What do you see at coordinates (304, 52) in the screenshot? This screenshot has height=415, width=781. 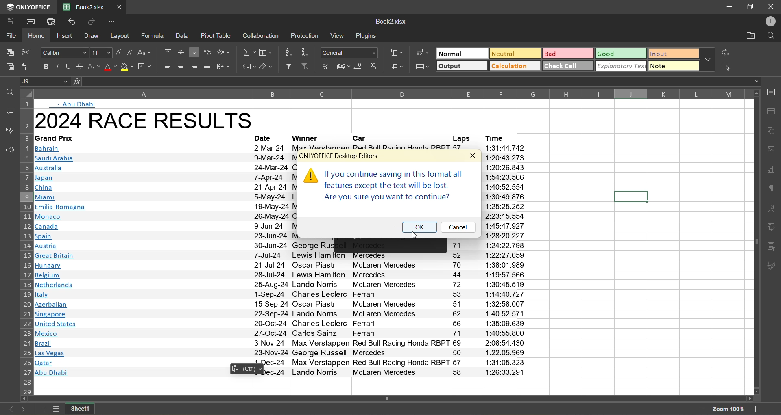 I see `sort descending` at bounding box center [304, 52].